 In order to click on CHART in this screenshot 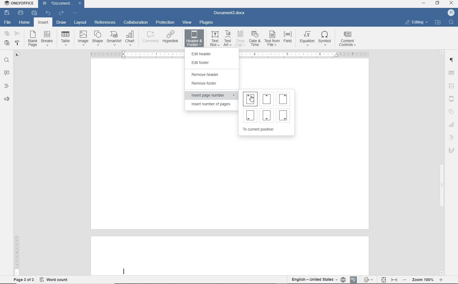, I will do `click(131, 38)`.